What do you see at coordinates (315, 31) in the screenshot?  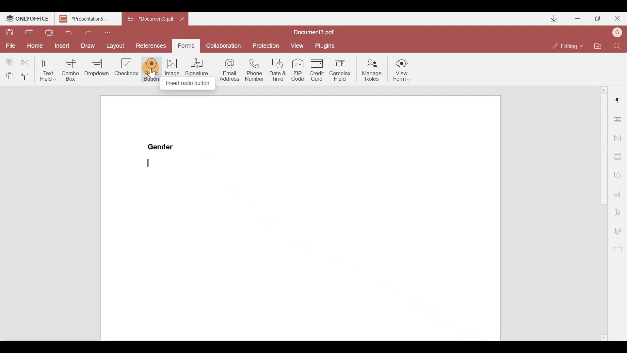 I see `Document name` at bounding box center [315, 31].